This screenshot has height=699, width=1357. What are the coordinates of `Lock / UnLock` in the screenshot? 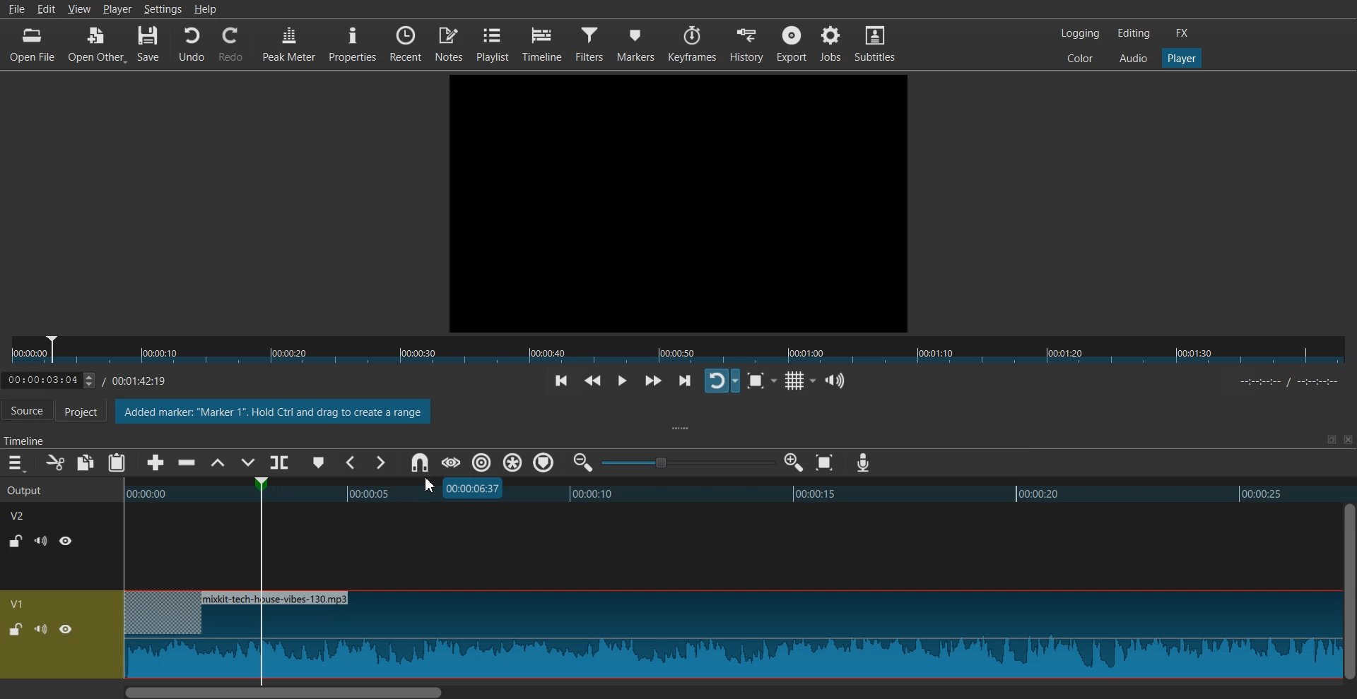 It's located at (16, 630).